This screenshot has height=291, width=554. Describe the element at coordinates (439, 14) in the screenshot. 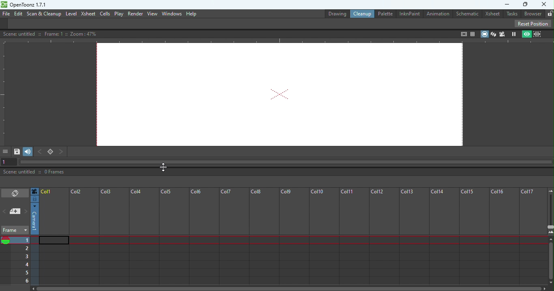

I see `Animation` at that location.